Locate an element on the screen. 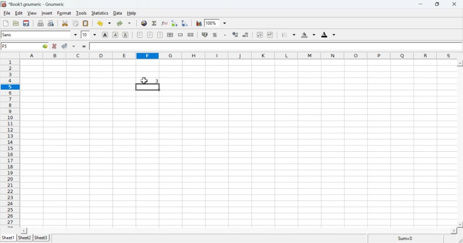 This screenshot has height=243, width=463. Zoom is located at coordinates (211, 22).